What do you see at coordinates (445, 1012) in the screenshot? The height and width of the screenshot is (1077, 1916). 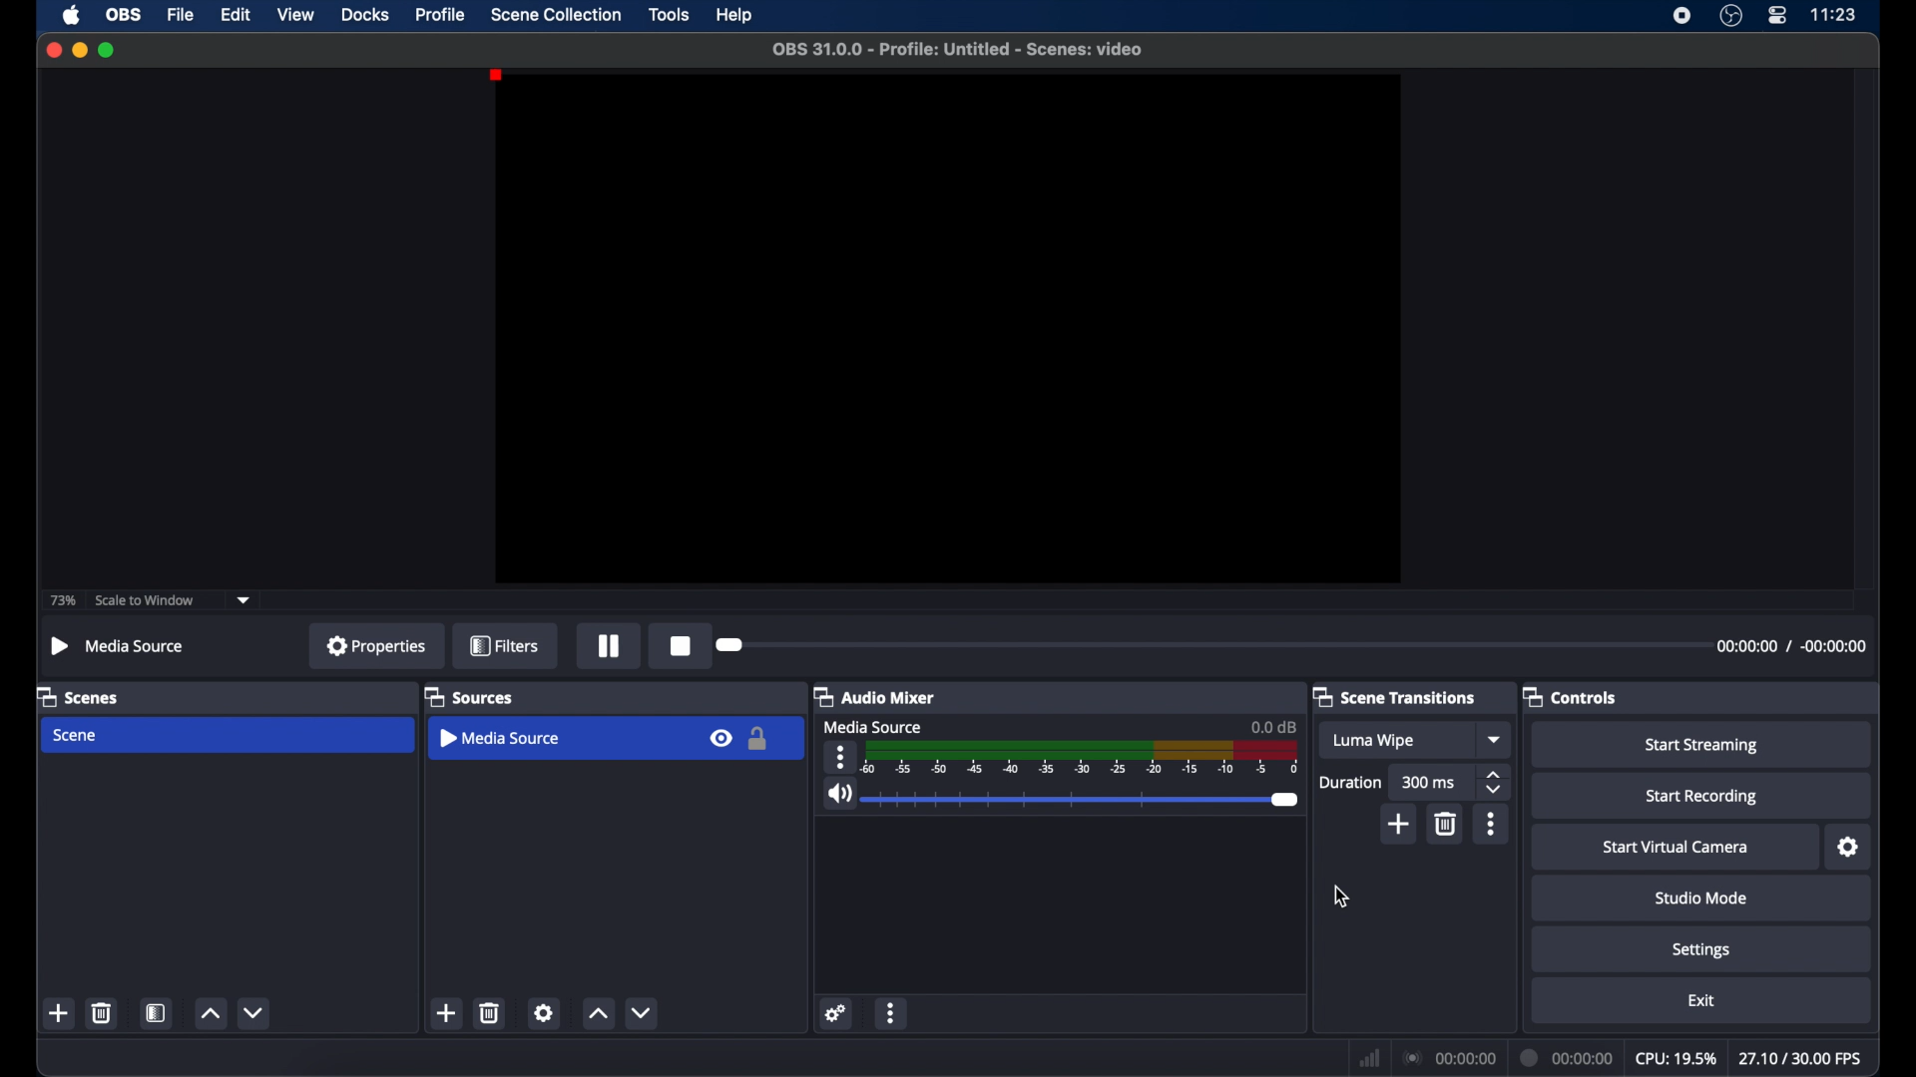 I see `add` at bounding box center [445, 1012].